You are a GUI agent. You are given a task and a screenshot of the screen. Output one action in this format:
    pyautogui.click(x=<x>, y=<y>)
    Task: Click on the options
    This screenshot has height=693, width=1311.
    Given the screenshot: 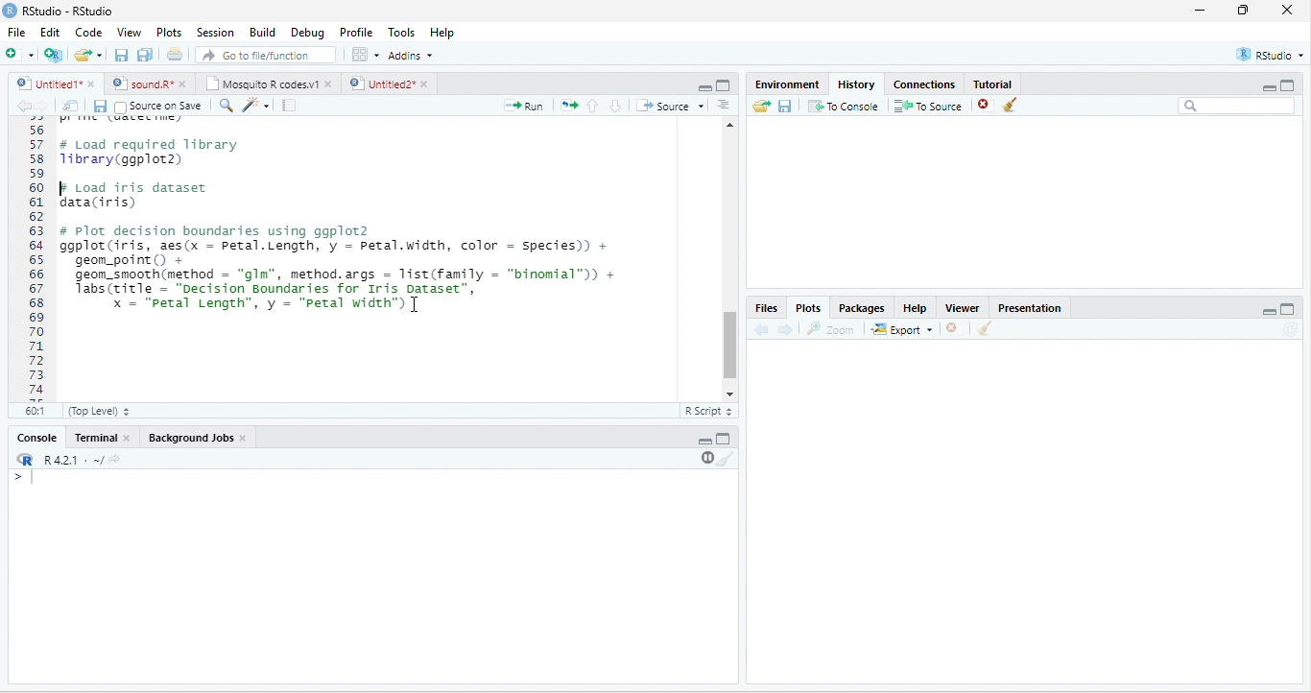 What is the action you would take?
    pyautogui.click(x=366, y=55)
    